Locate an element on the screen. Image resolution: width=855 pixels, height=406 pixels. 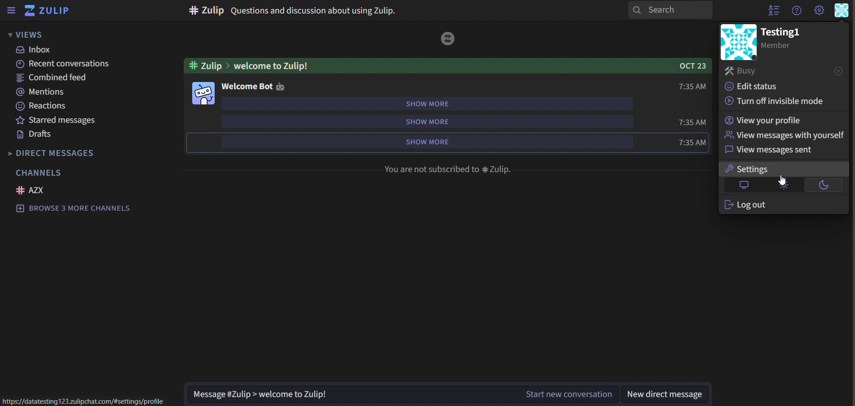
log out is located at coordinates (747, 206).